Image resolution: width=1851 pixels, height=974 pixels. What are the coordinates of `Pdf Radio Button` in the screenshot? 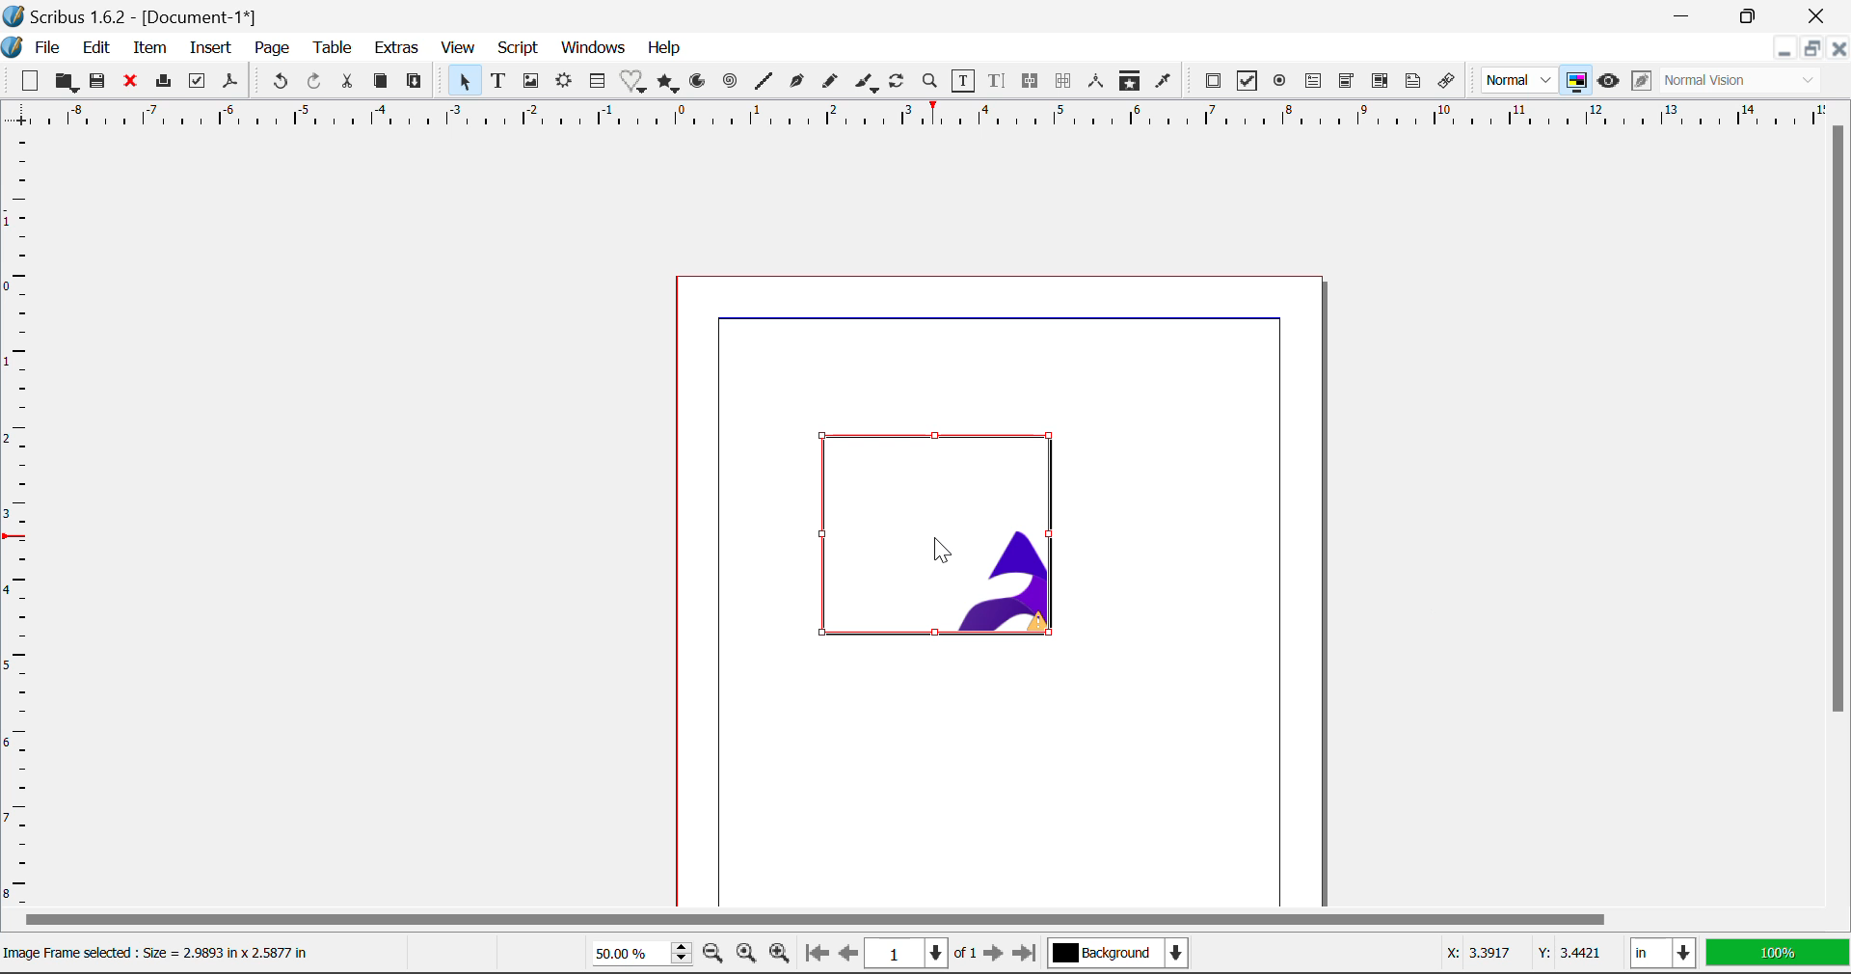 It's located at (1280, 82).